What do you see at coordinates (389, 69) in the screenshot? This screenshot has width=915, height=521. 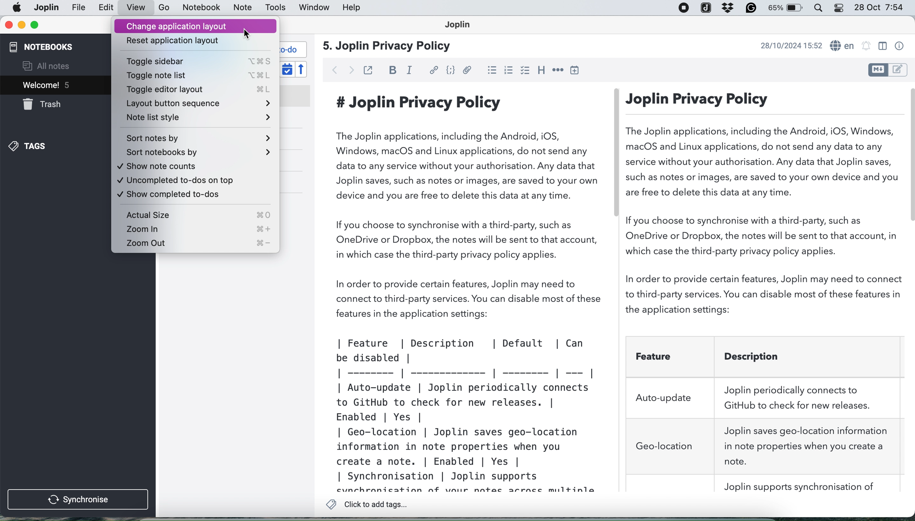 I see `bold` at bounding box center [389, 69].